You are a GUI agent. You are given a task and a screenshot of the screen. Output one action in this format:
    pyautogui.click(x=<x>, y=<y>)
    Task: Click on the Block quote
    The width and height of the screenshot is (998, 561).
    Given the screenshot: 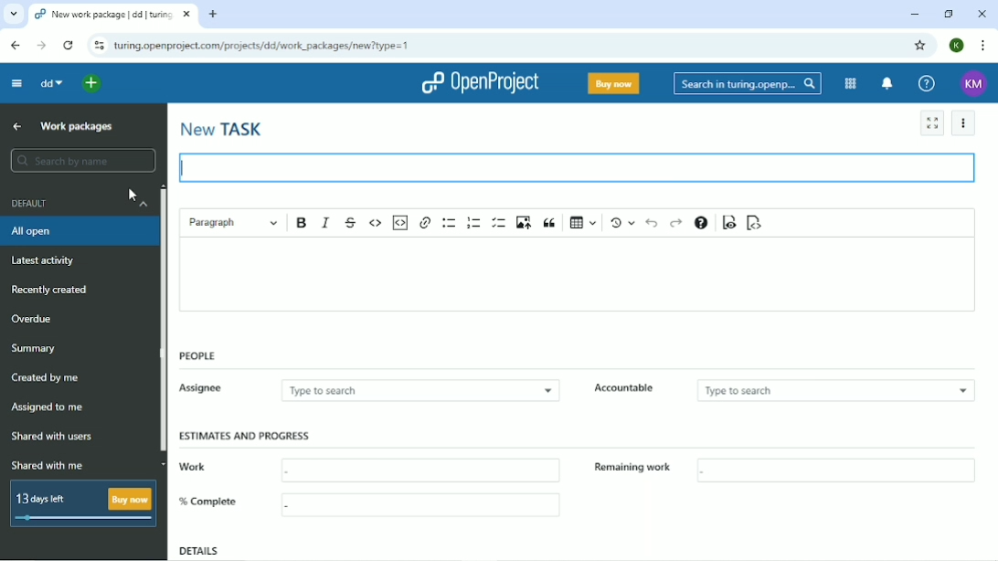 What is the action you would take?
    pyautogui.click(x=549, y=224)
    